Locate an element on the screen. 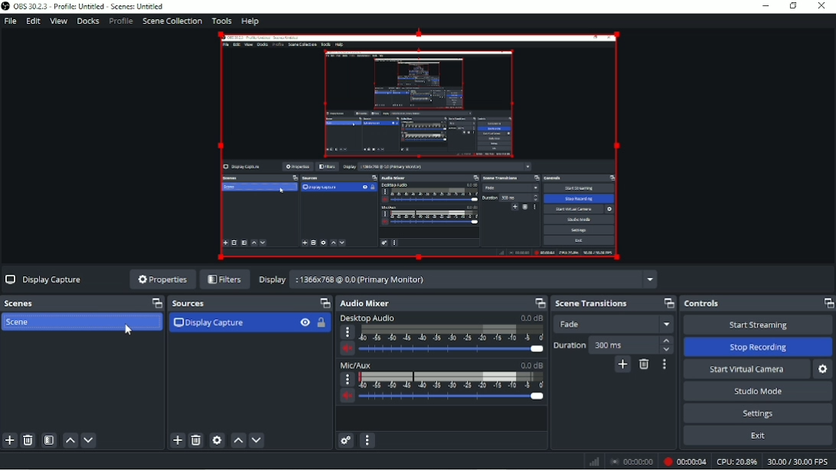  Fade is located at coordinates (616, 325).